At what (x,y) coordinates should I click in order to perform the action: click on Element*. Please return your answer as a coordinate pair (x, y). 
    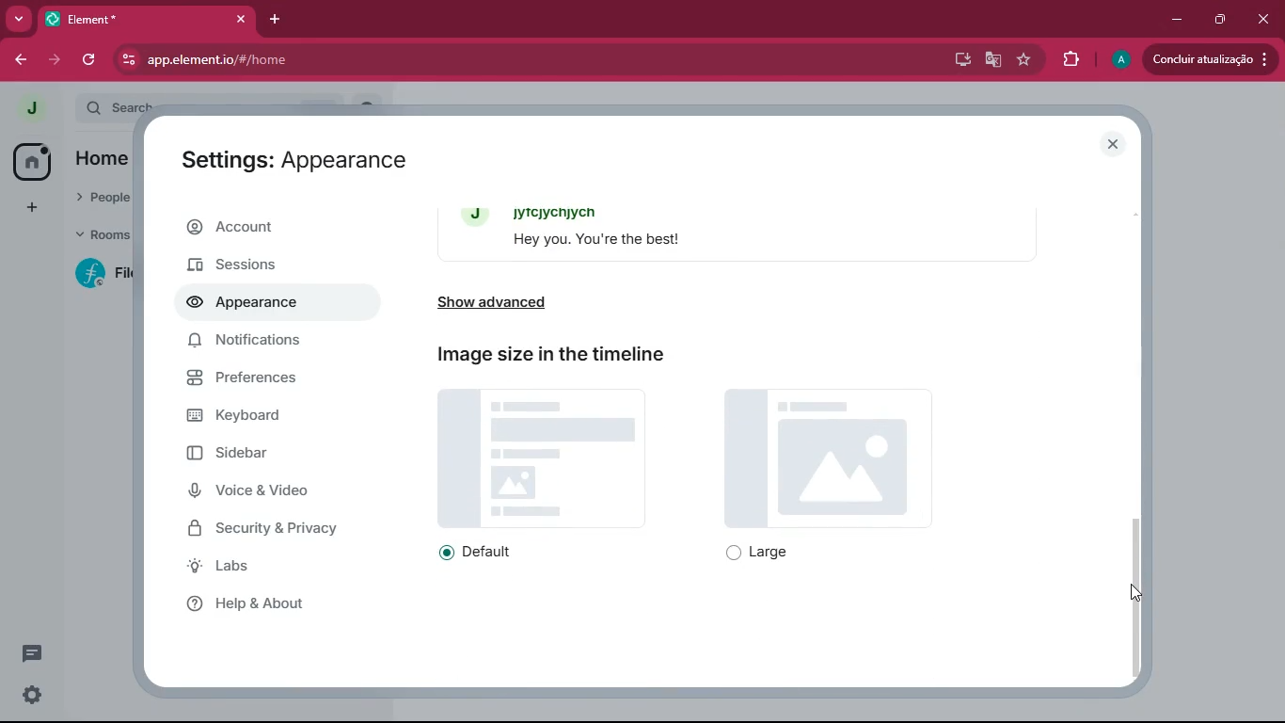
    Looking at the image, I should click on (135, 18).